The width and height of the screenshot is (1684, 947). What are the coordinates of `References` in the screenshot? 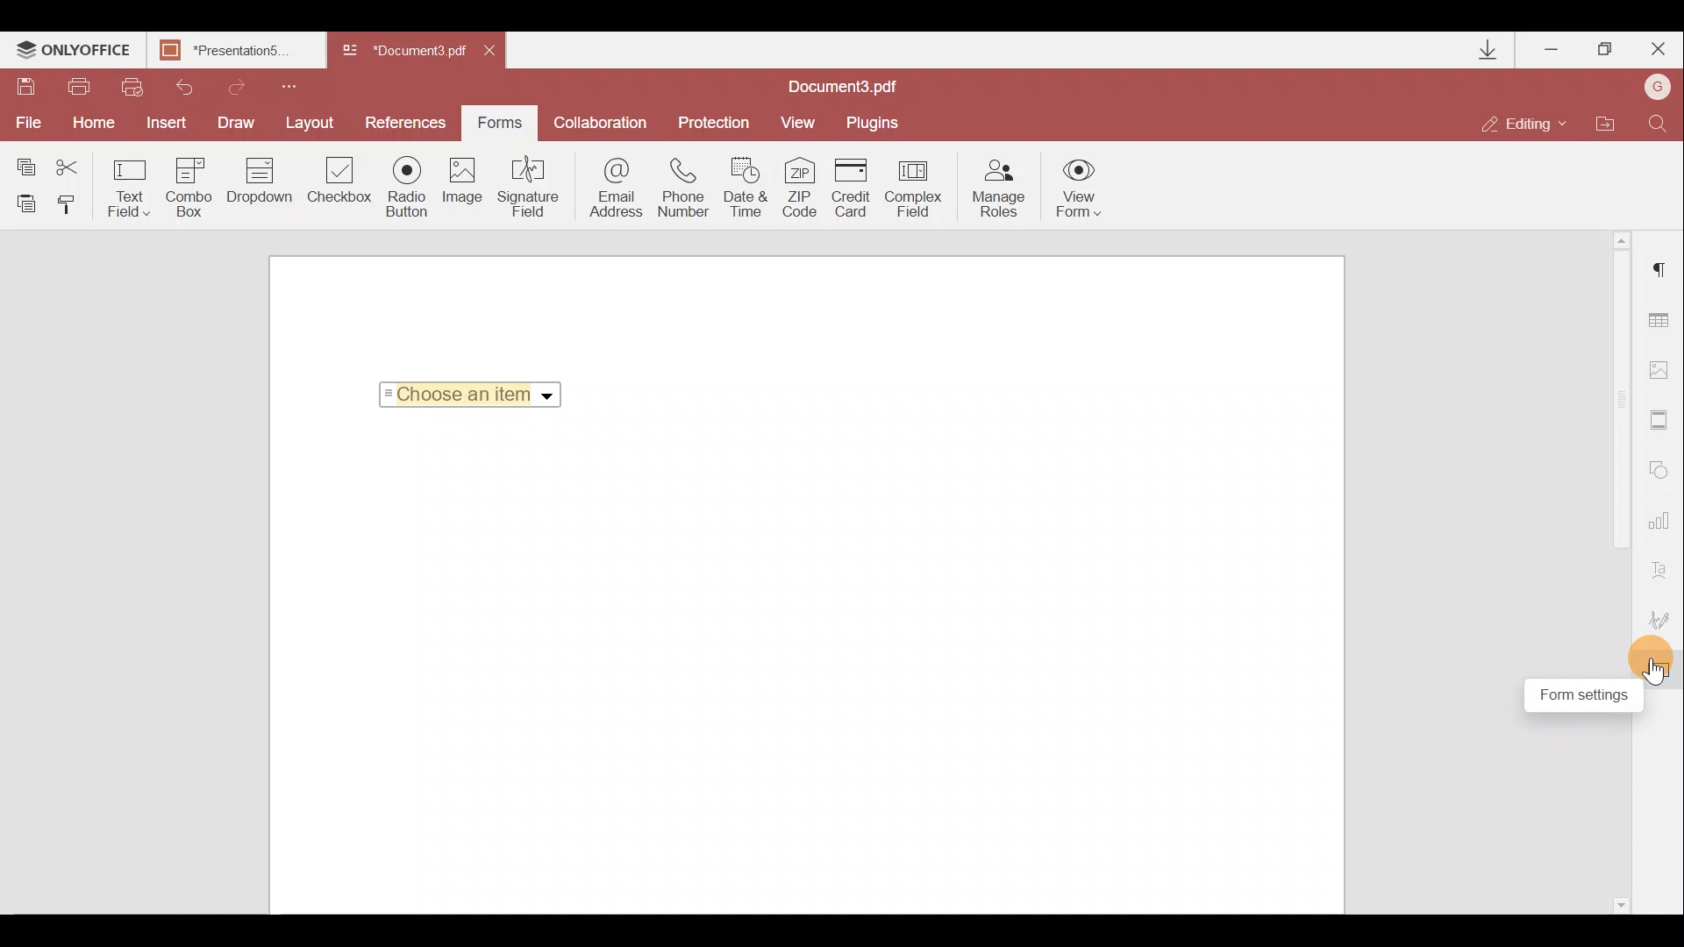 It's located at (409, 121).